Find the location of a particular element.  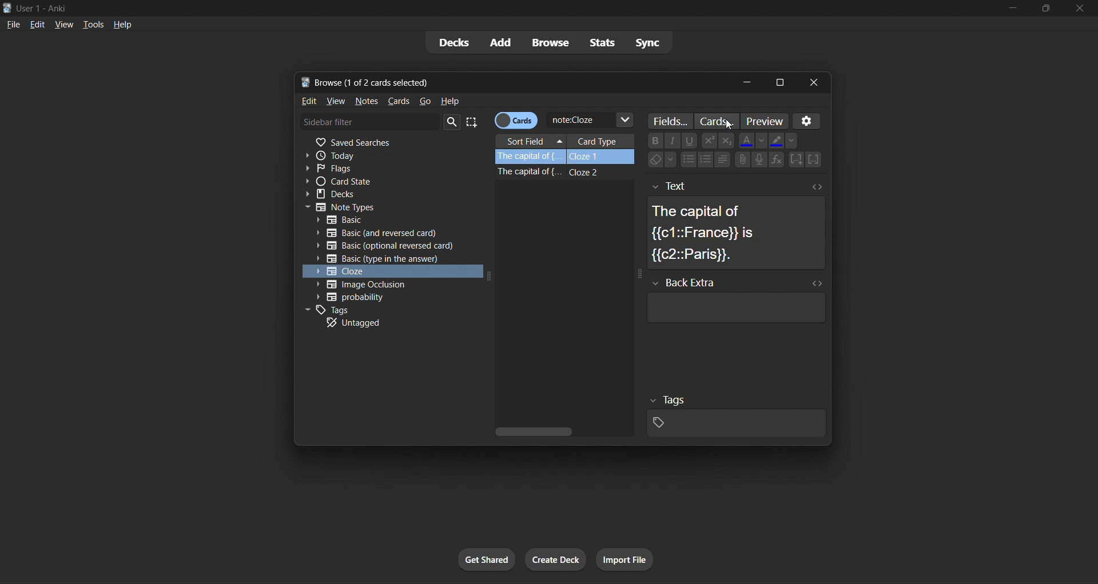

minimize is located at coordinates (746, 82).